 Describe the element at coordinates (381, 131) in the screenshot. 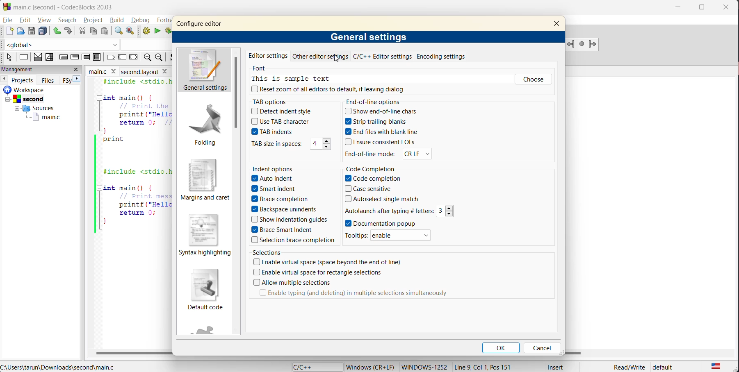

I see `End files with blank line` at that location.